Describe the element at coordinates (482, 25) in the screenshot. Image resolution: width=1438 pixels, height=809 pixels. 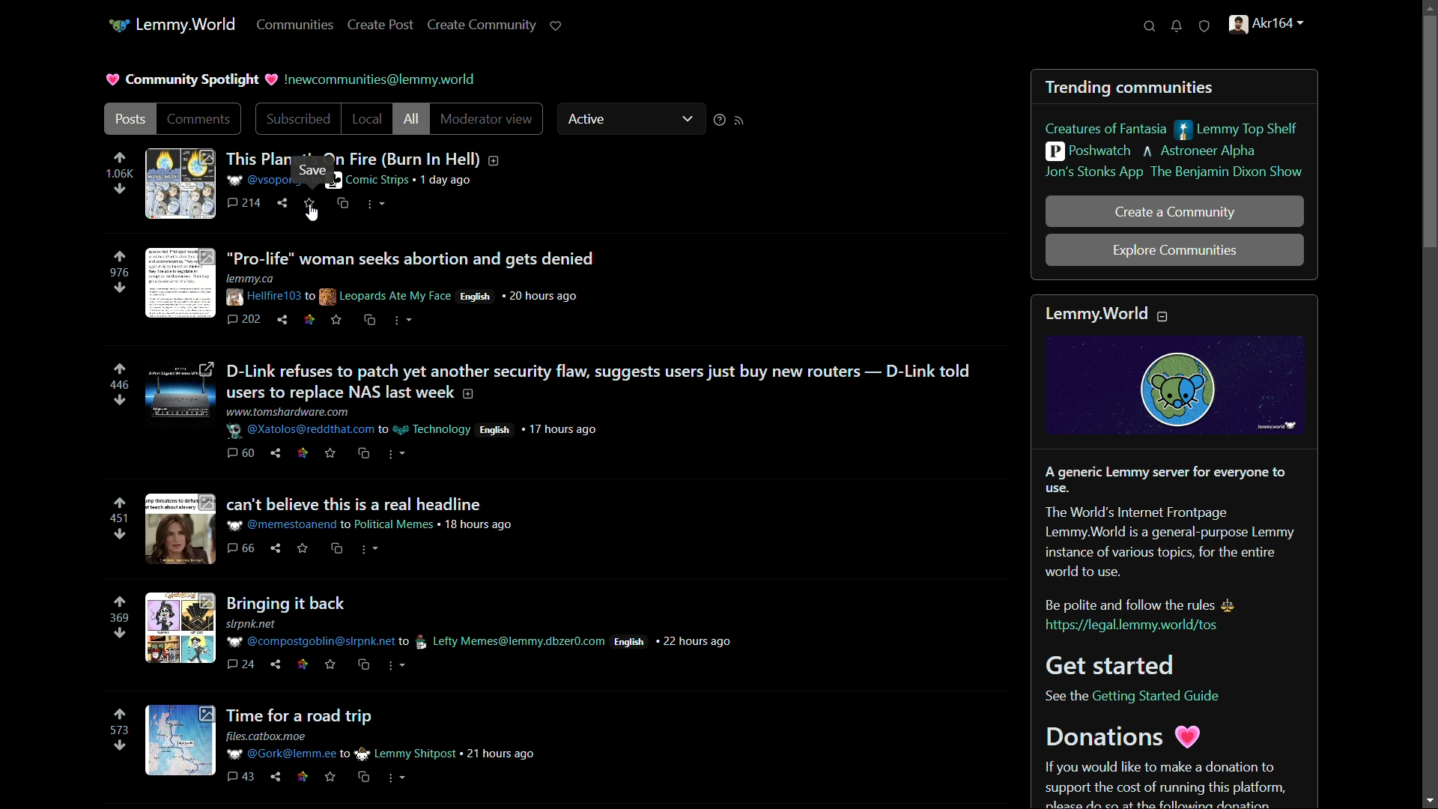
I see `create community` at that location.